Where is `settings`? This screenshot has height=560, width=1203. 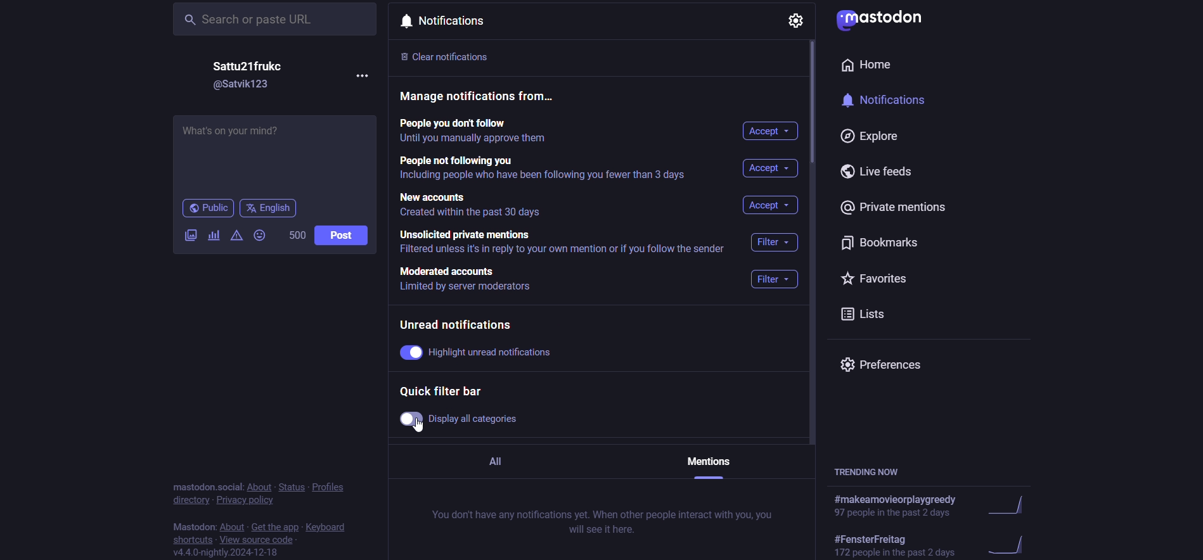
settings is located at coordinates (795, 21).